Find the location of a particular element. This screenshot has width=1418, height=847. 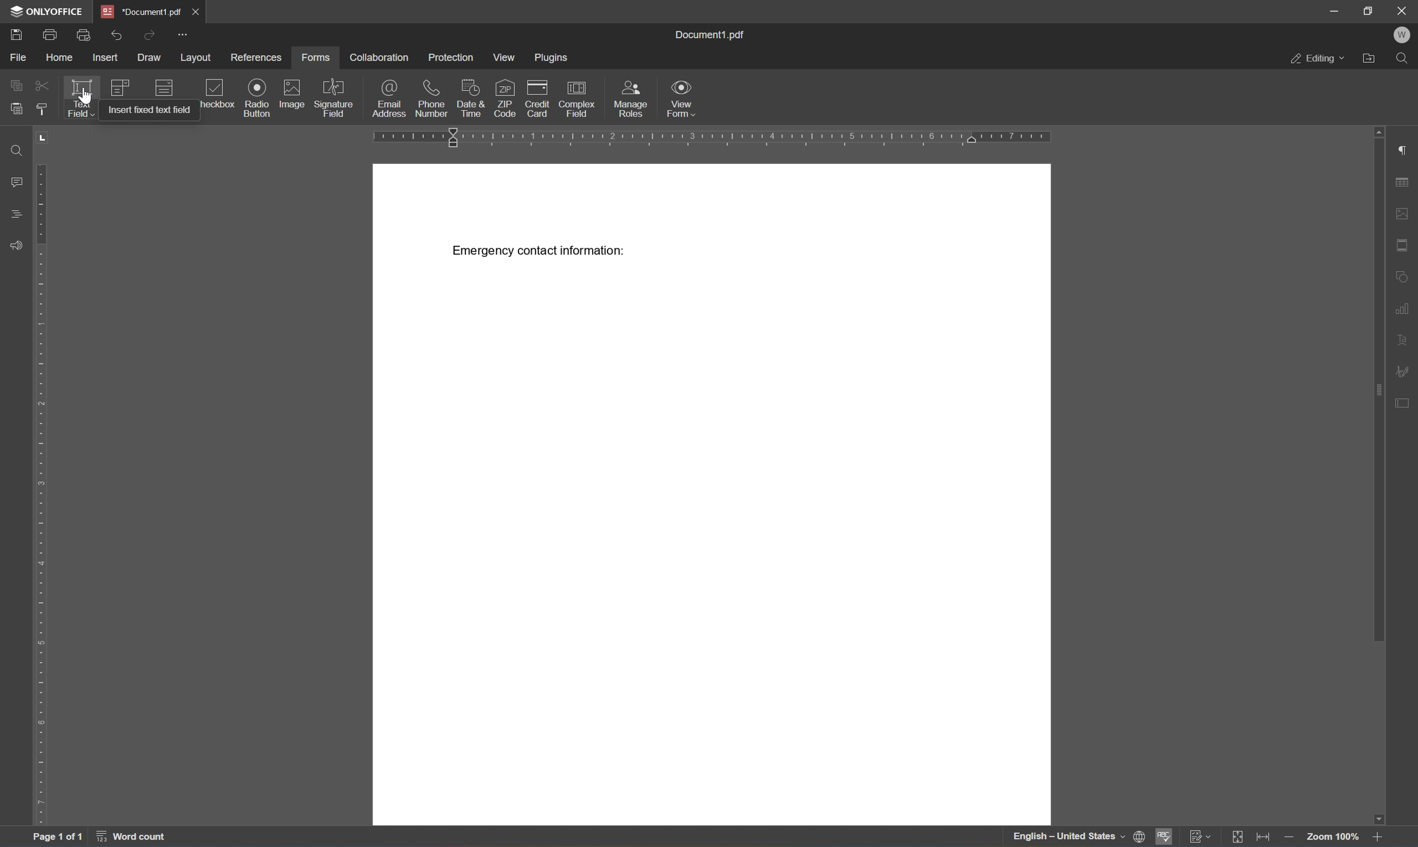

headings is located at coordinates (16, 213).